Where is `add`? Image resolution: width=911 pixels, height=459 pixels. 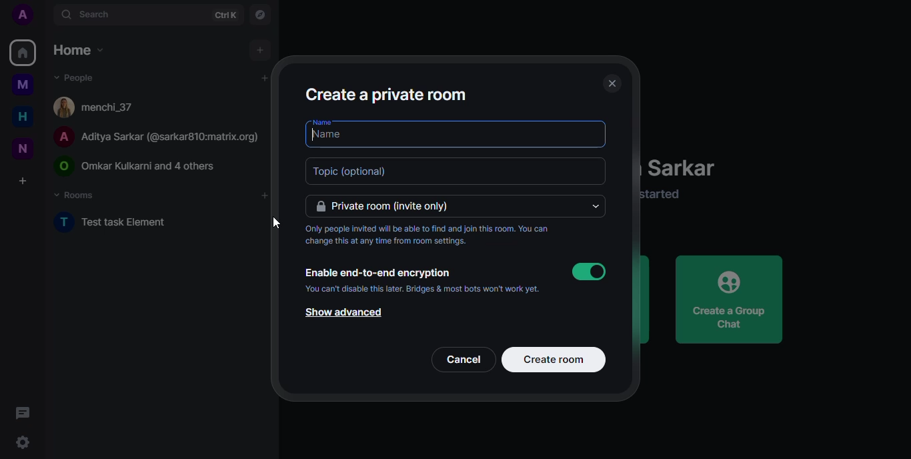
add is located at coordinates (263, 77).